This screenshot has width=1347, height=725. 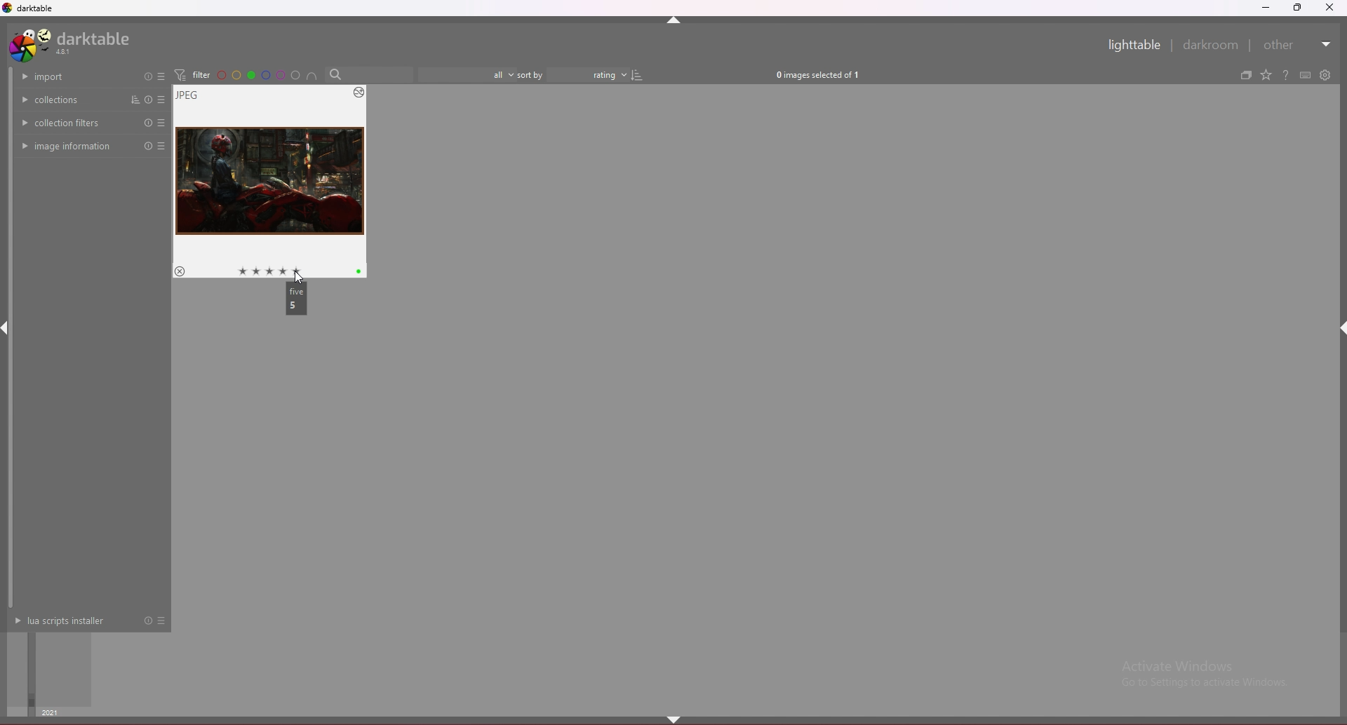 What do you see at coordinates (51, 712) in the screenshot?
I see `year` at bounding box center [51, 712].